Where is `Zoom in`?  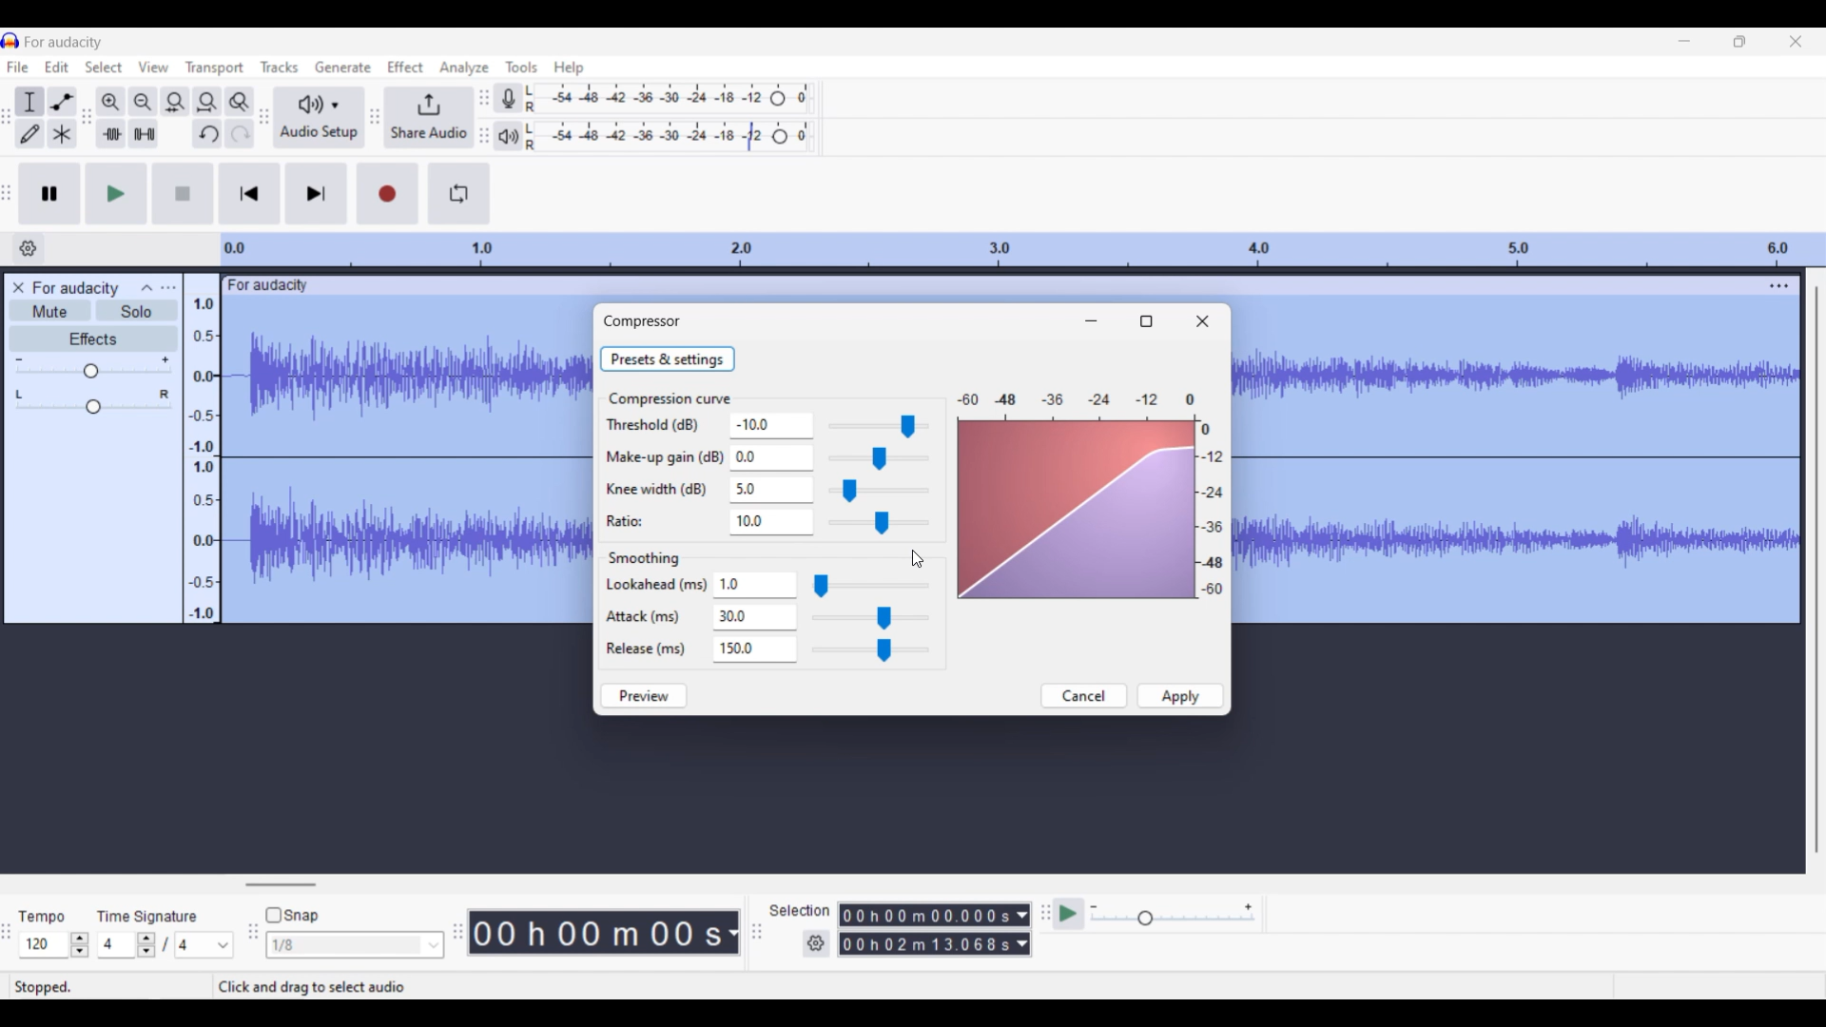
Zoom in is located at coordinates (111, 102).